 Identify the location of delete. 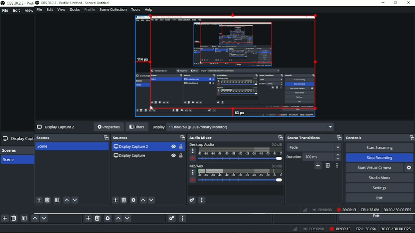
(124, 200).